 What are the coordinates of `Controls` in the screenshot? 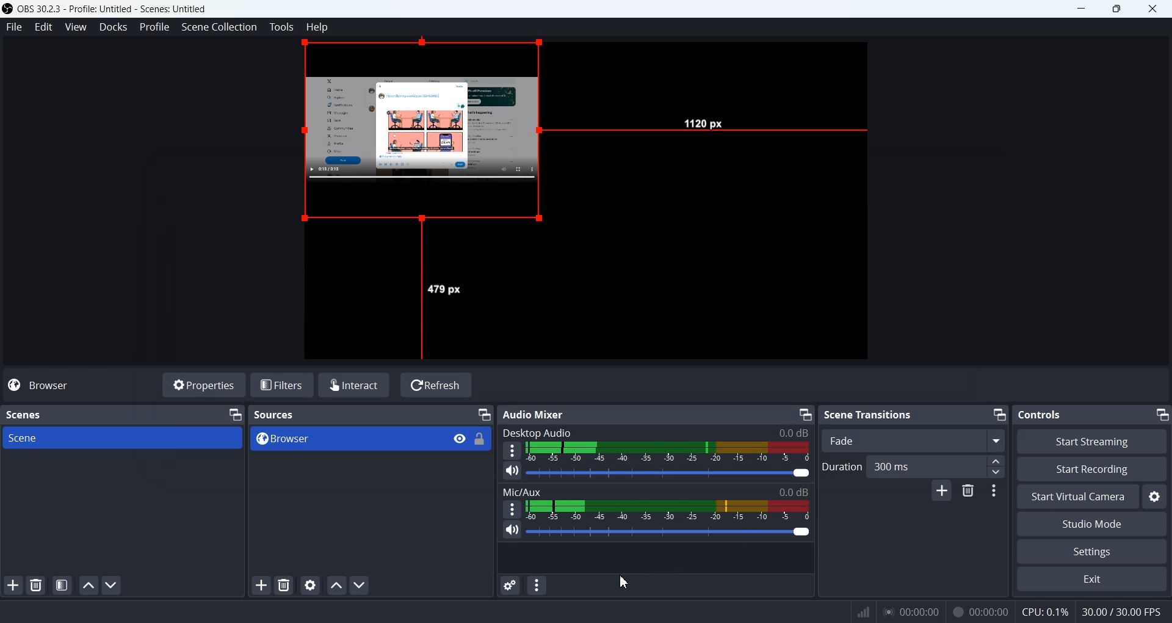 It's located at (1044, 414).